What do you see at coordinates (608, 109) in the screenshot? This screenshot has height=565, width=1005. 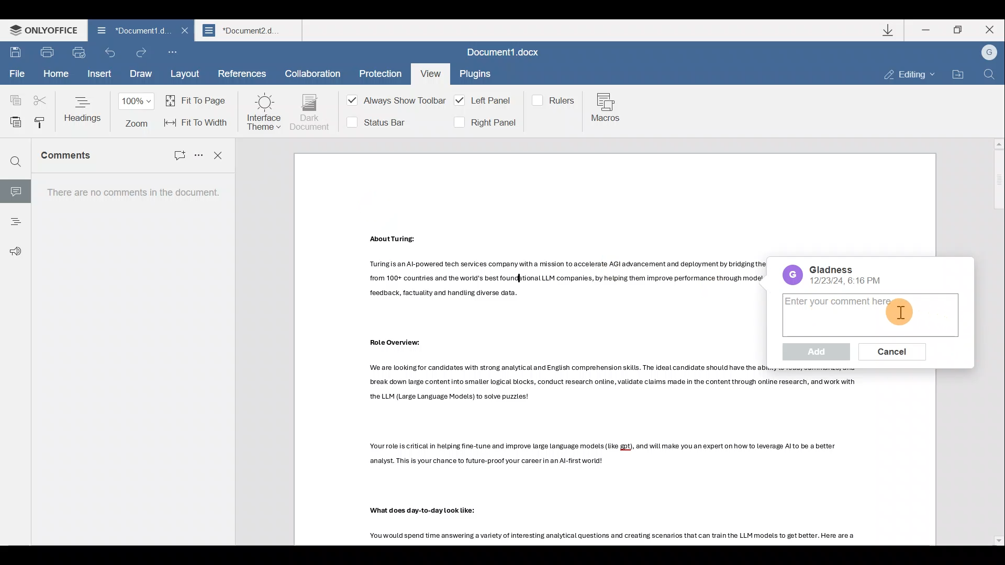 I see `Macros` at bounding box center [608, 109].